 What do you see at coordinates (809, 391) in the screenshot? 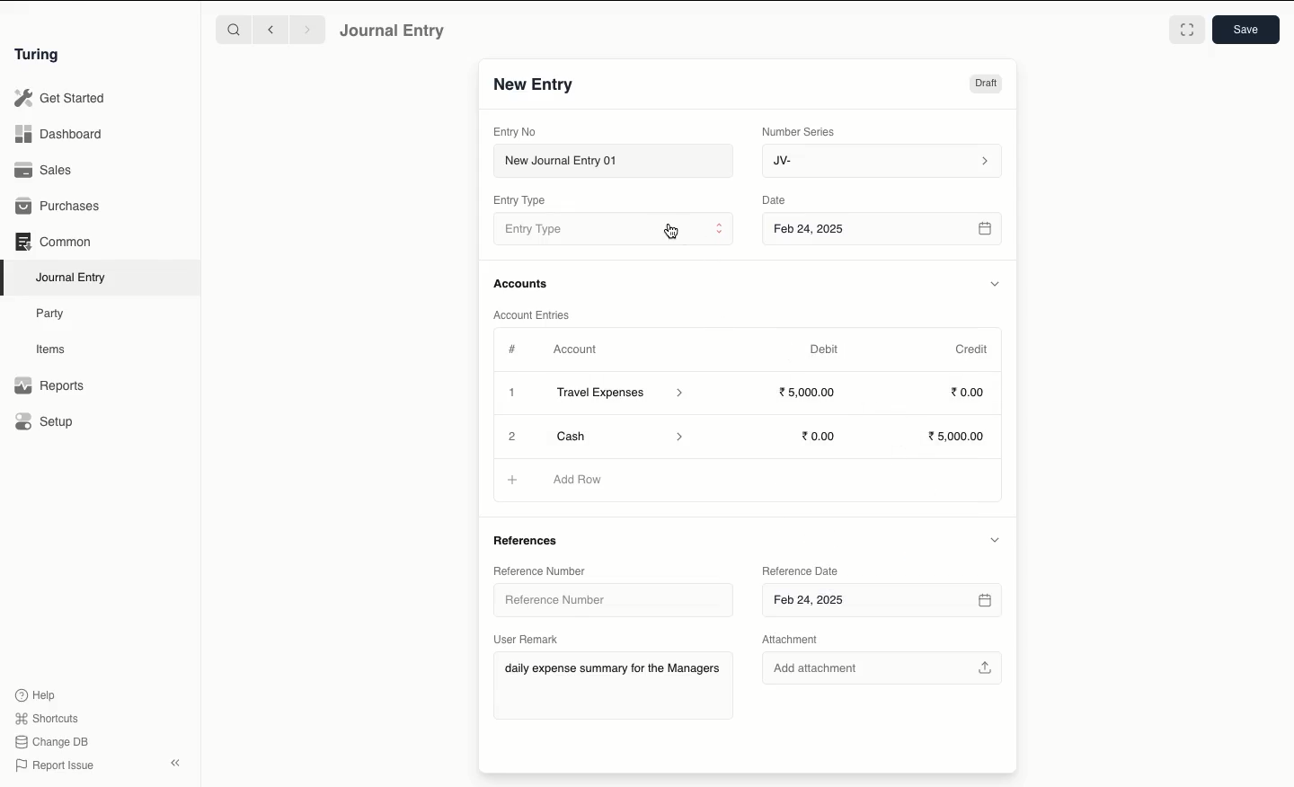
I see `5000.00` at bounding box center [809, 391].